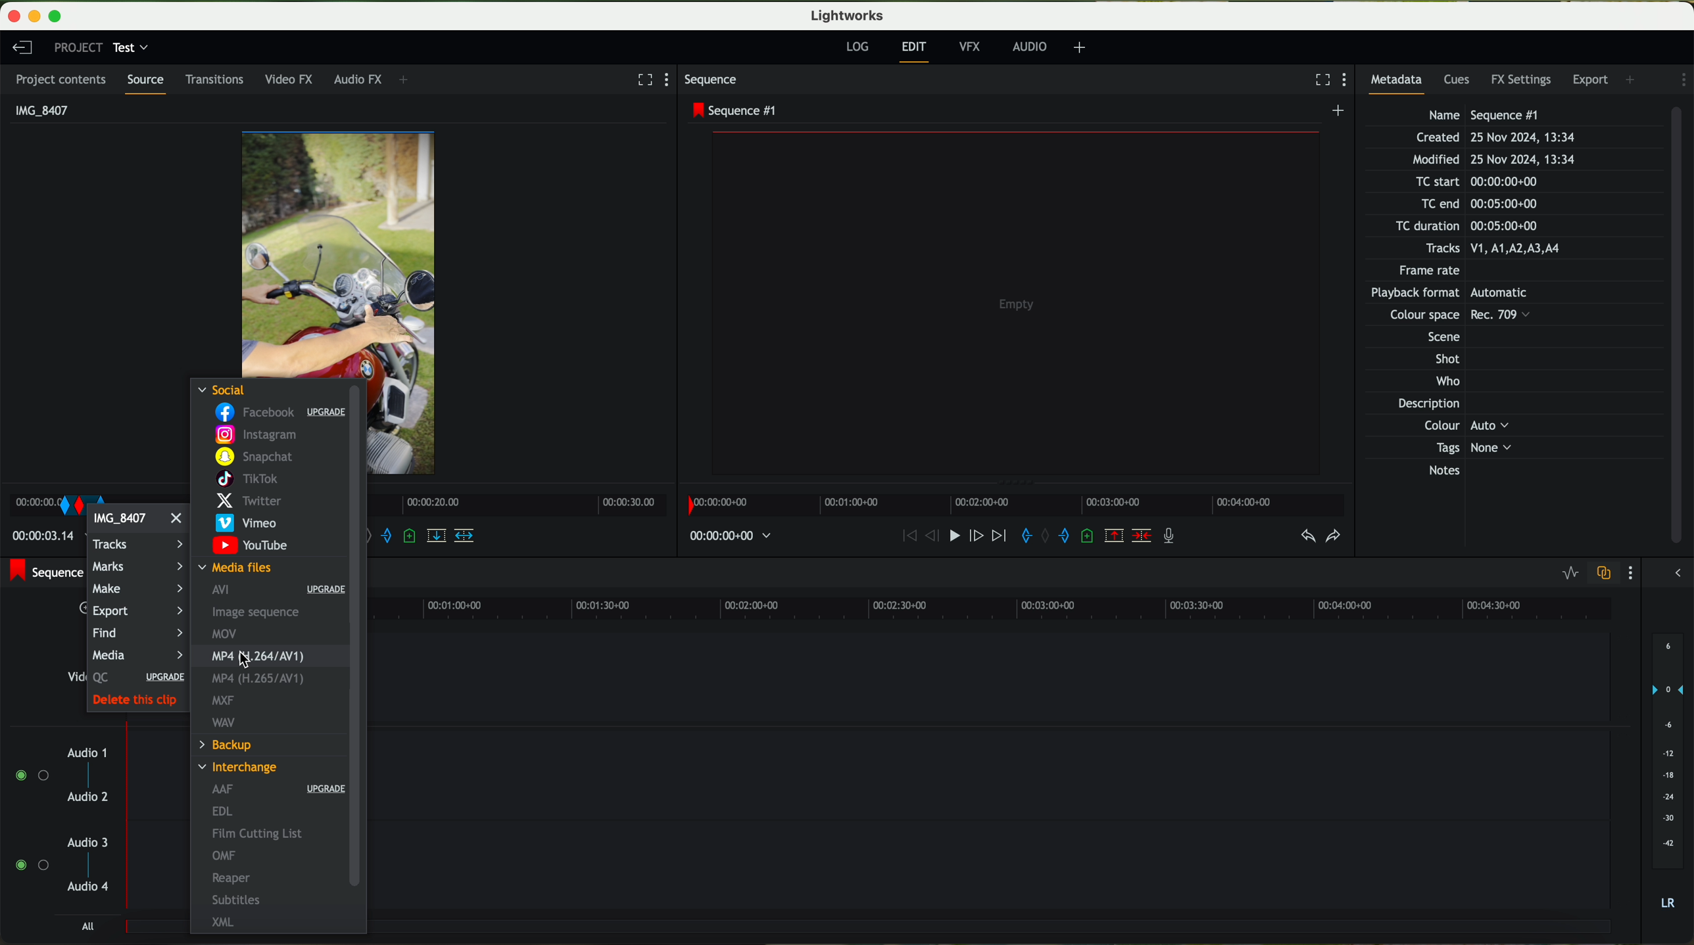  I want to click on video preview, so click(1016, 302).